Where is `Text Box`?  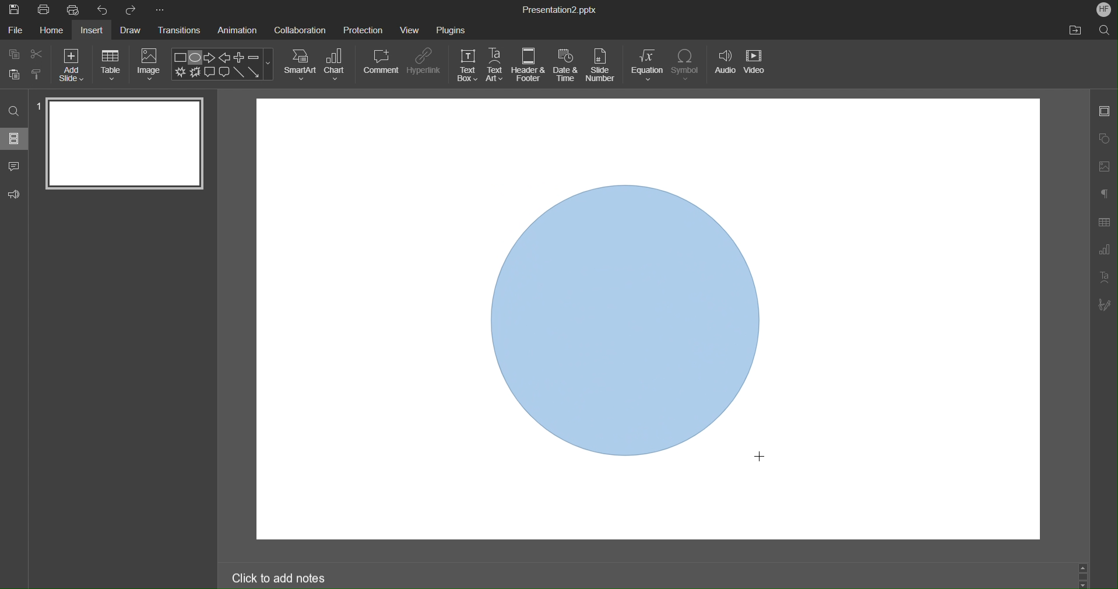 Text Box is located at coordinates (467, 65).